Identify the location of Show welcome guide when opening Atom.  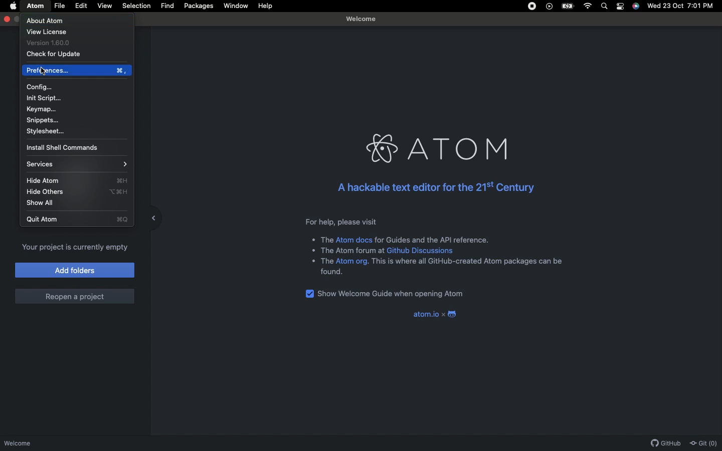
(385, 295).